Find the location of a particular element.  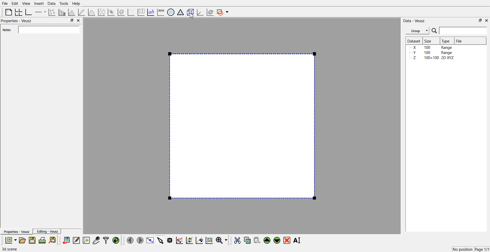

Move to the previous page is located at coordinates (130, 240).